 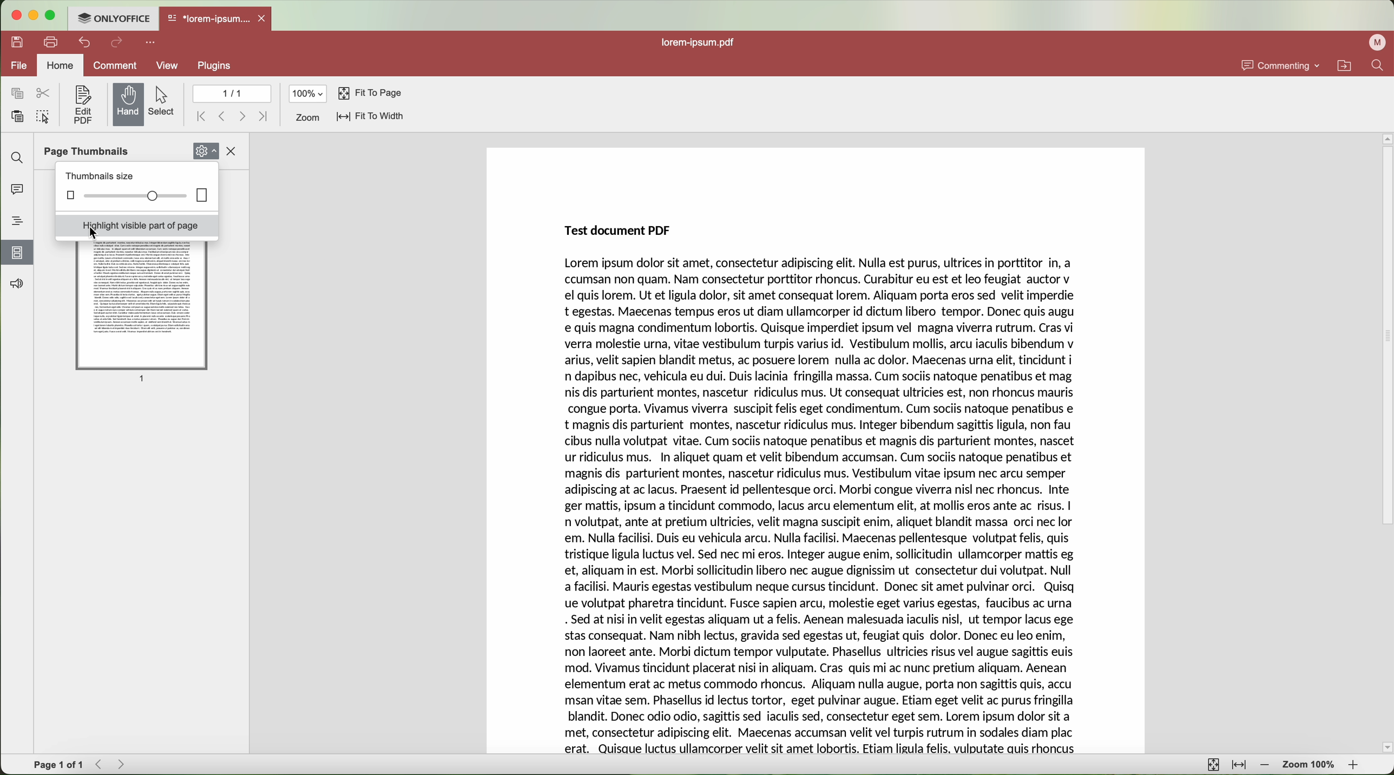 What do you see at coordinates (16, 157) in the screenshot?
I see `find` at bounding box center [16, 157].